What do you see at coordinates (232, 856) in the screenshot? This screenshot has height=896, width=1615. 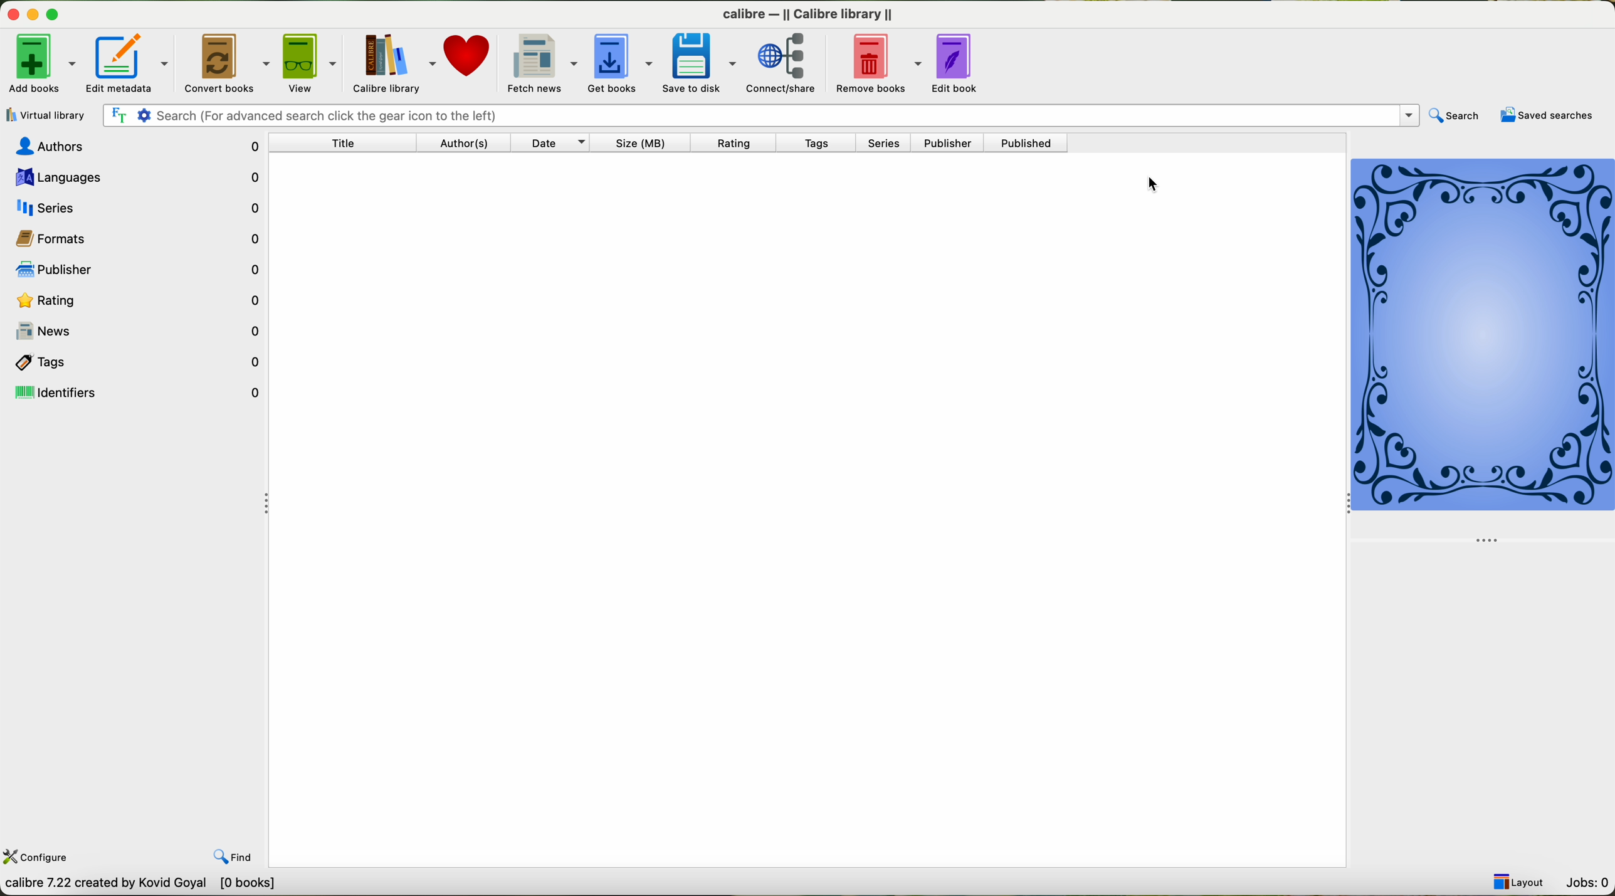 I see `find` at bounding box center [232, 856].